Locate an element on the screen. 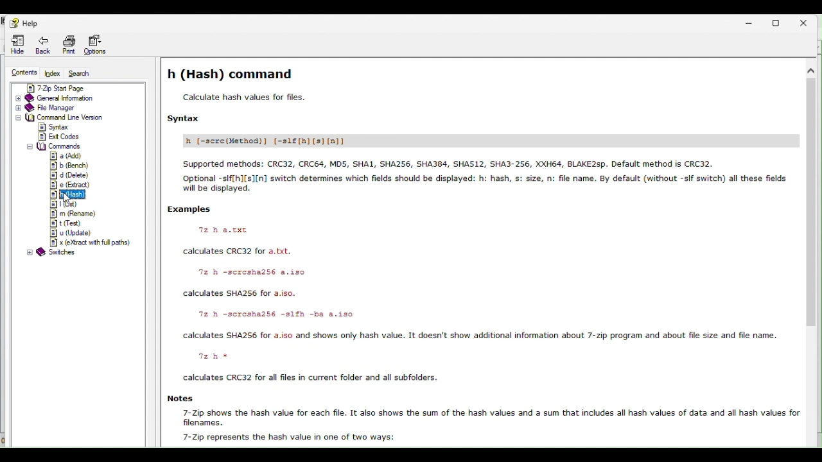 The height and width of the screenshot is (462, 822). Minimise is located at coordinates (753, 20).